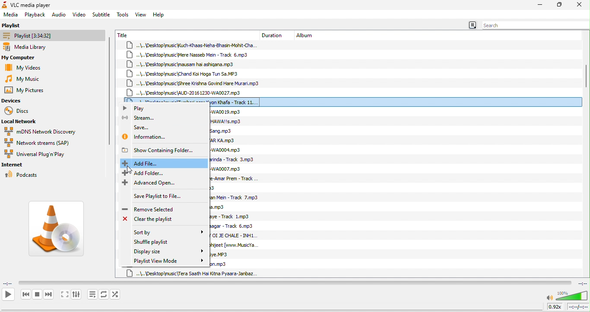 The width and height of the screenshot is (590, 312). I want to click on icon, so click(4, 5).